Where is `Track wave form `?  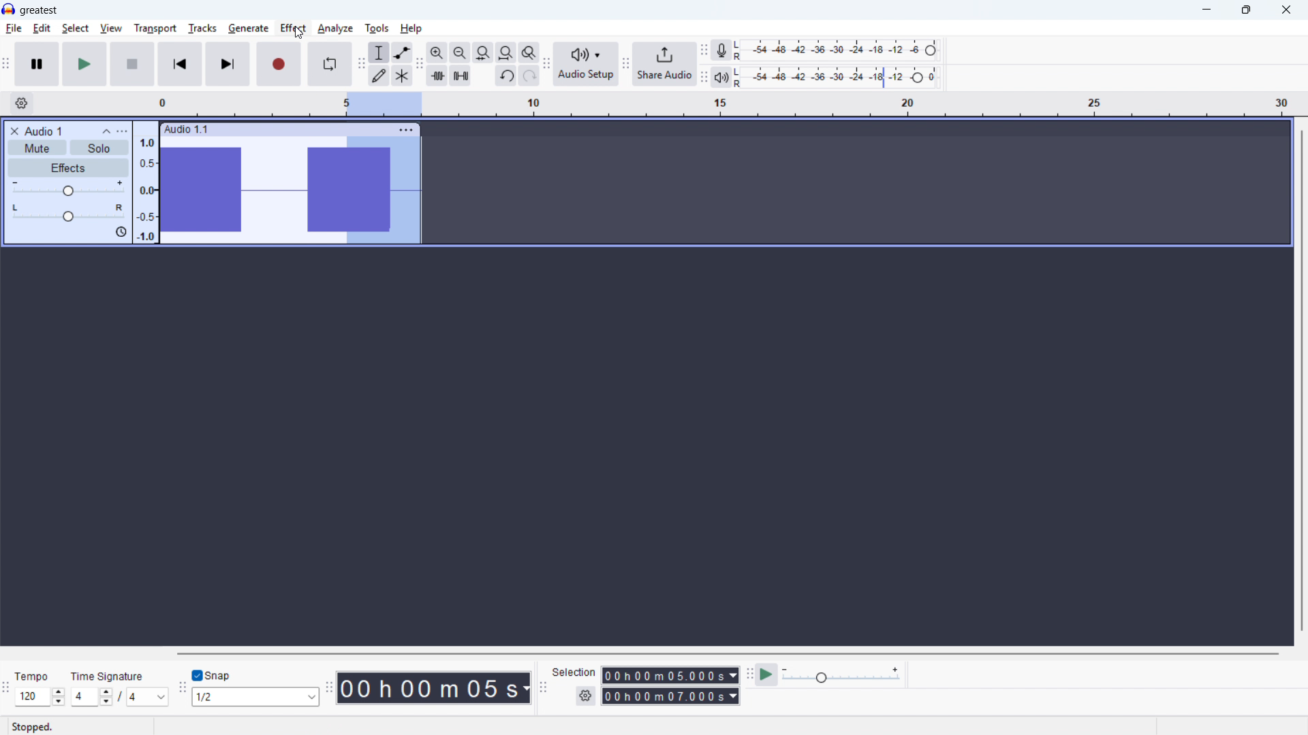
Track wave form  is located at coordinates (250, 191).